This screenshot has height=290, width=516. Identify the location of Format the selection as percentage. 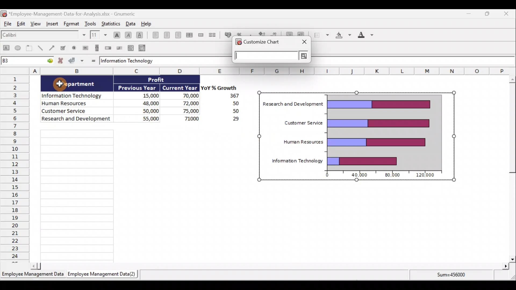
(239, 34).